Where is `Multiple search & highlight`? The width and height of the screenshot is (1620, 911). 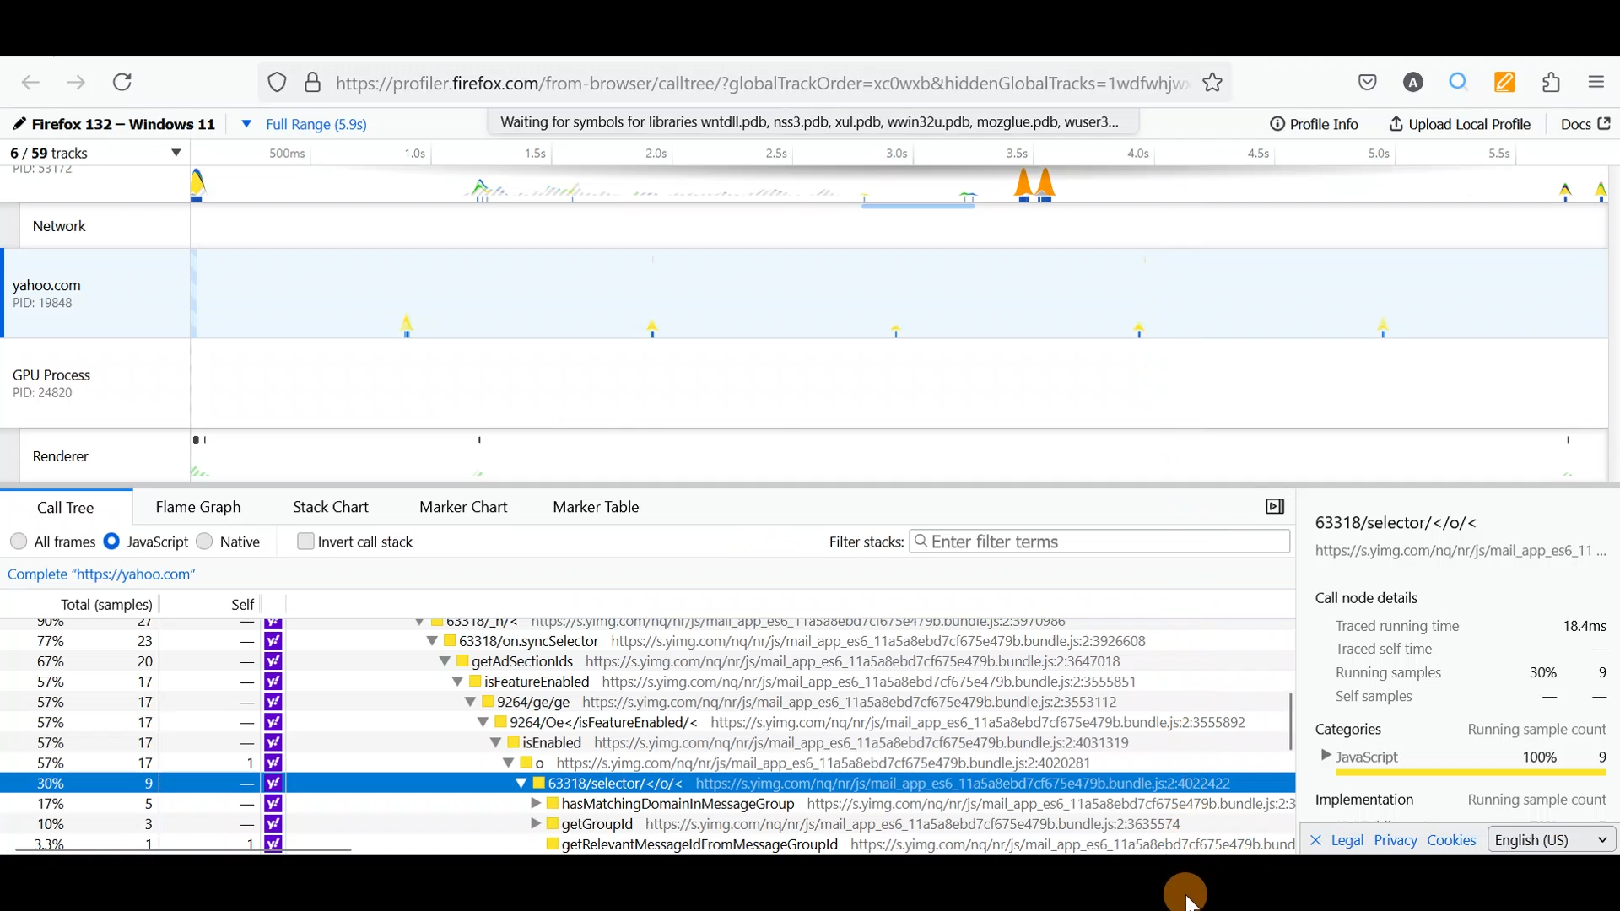 Multiple search & highlight is located at coordinates (1465, 81).